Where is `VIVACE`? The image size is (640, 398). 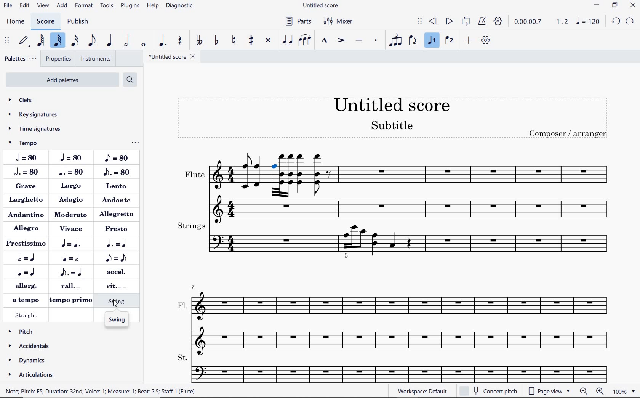 VIVACE is located at coordinates (72, 229).